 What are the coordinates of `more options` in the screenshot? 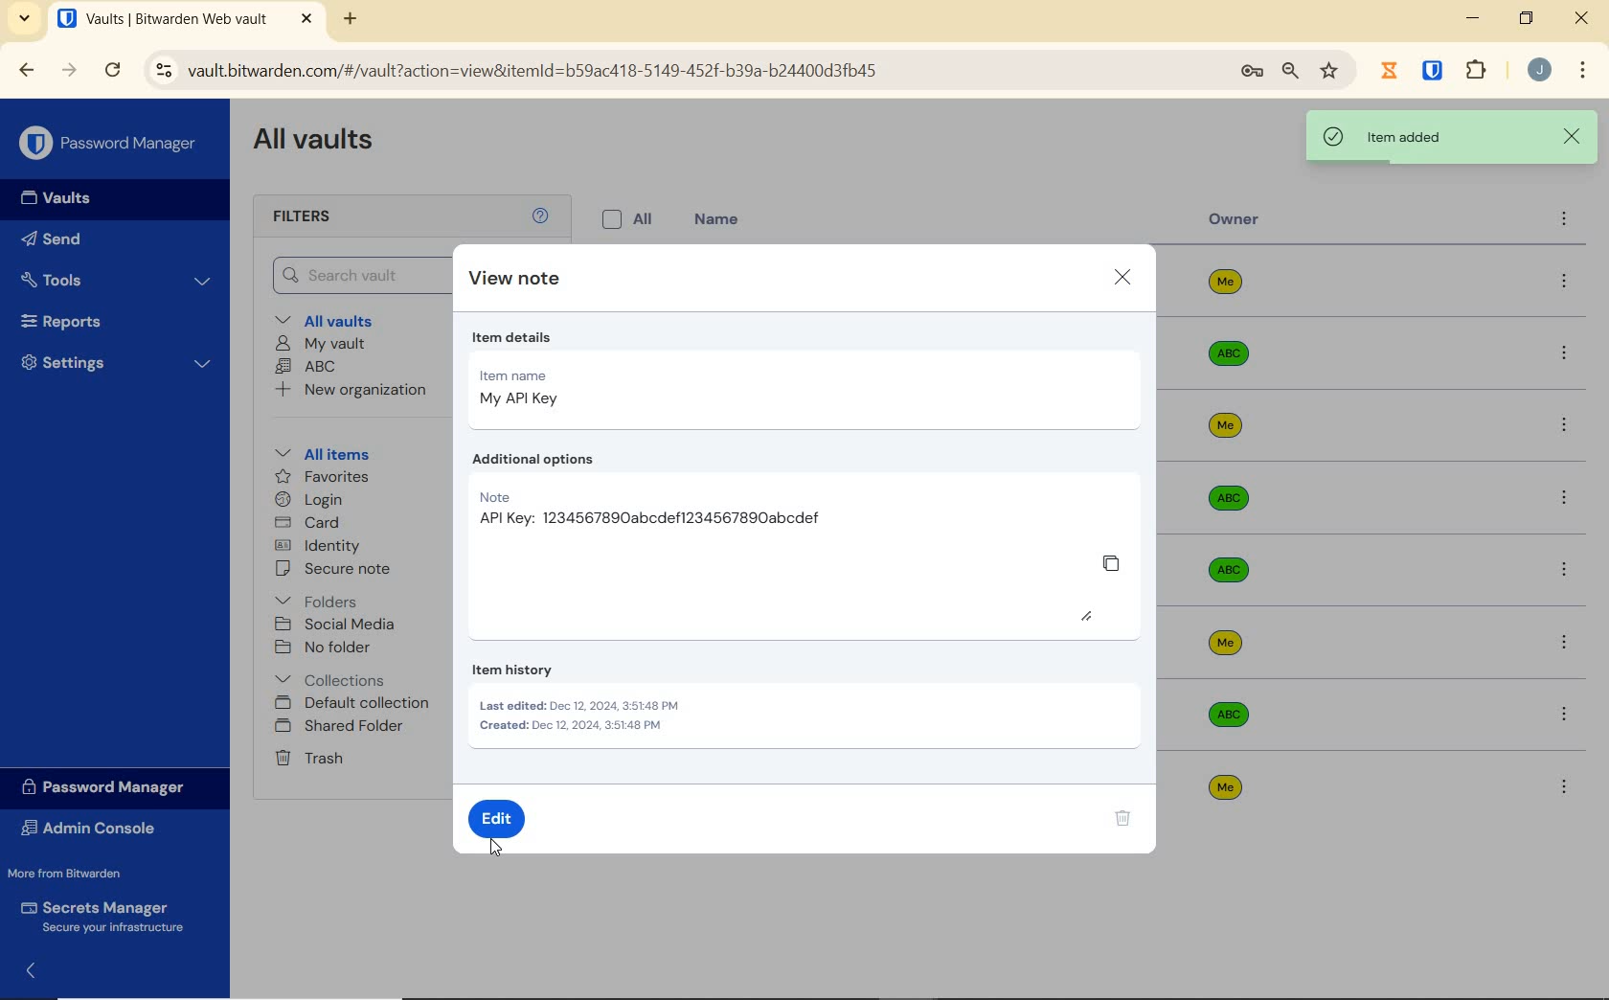 It's located at (1562, 783).